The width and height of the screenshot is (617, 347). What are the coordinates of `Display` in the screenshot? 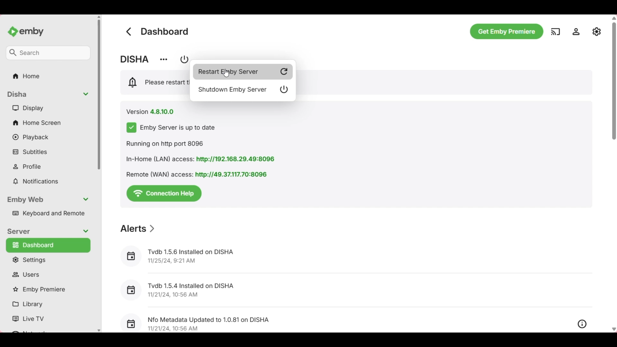 It's located at (48, 108).